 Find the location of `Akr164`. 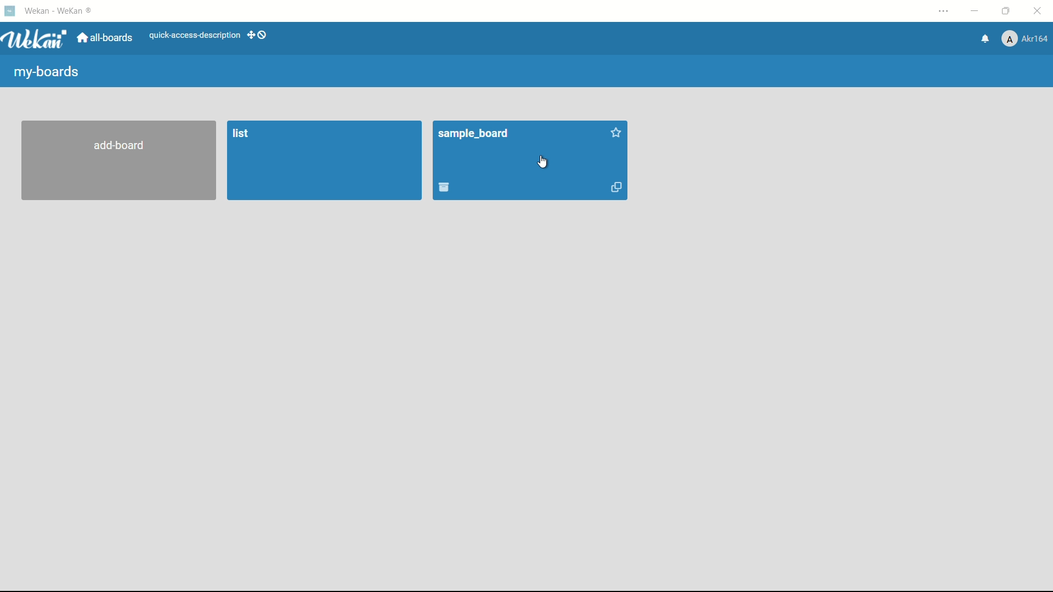

Akr164 is located at coordinates (1027, 41).